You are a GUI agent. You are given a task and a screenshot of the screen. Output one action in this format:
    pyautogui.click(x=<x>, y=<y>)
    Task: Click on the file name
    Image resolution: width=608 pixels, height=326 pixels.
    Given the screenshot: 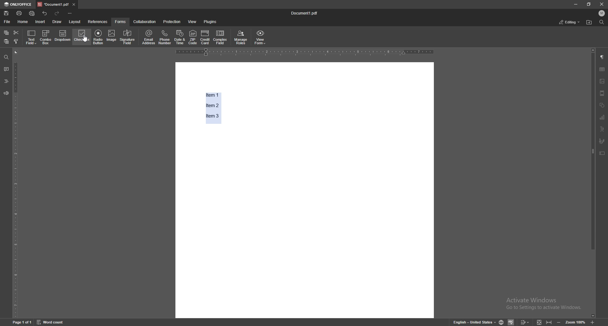 What is the action you would take?
    pyautogui.click(x=305, y=13)
    